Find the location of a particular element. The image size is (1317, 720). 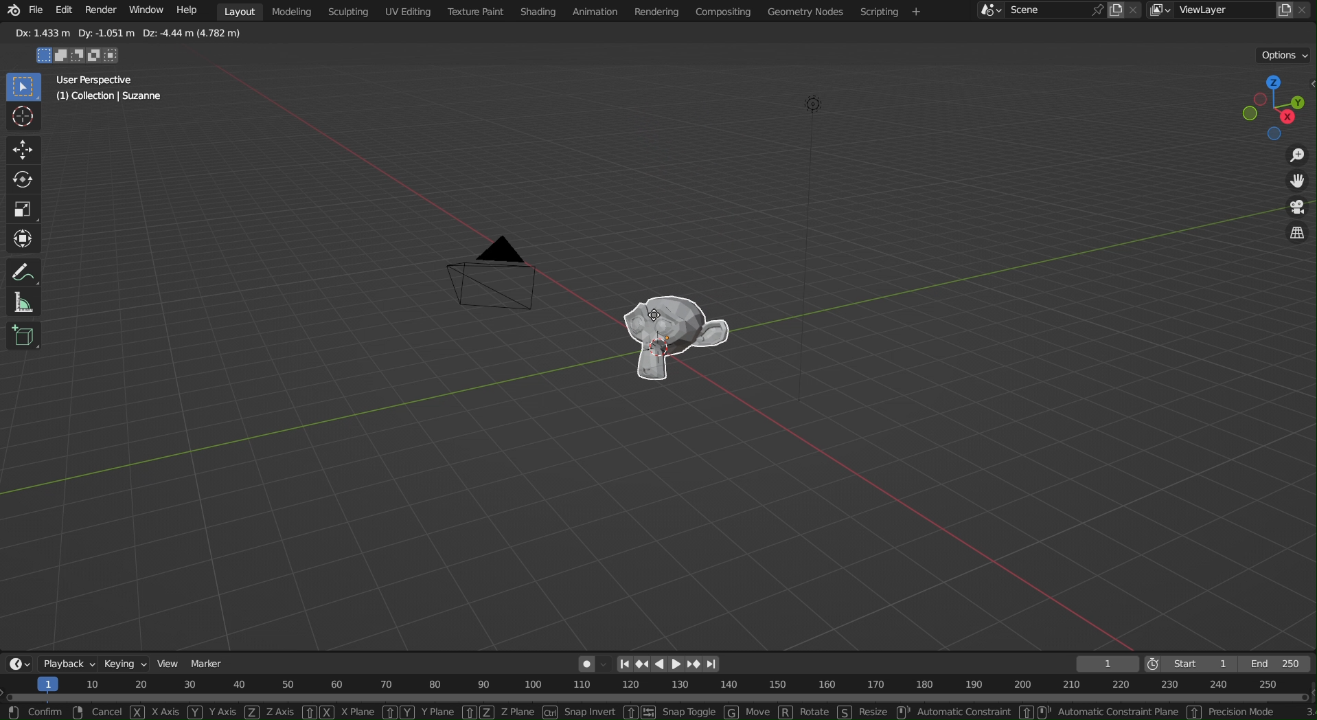

X plane is located at coordinates (359, 712).